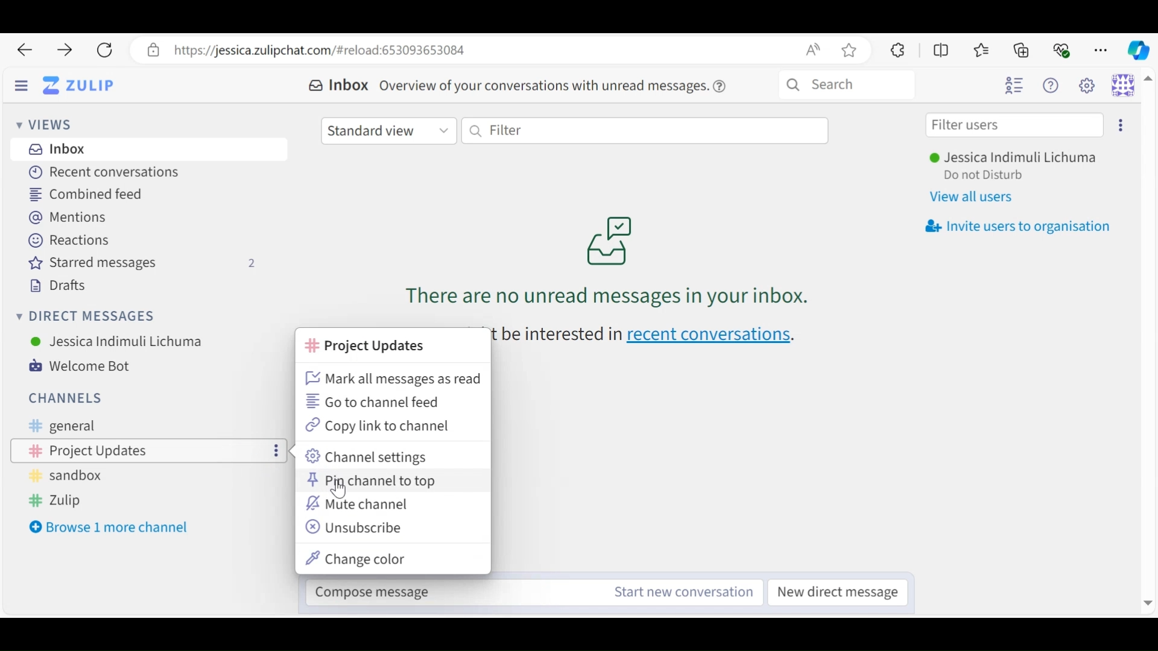 Image resolution: width=1158 pixels, height=651 pixels. I want to click on Split Screen, so click(942, 50).